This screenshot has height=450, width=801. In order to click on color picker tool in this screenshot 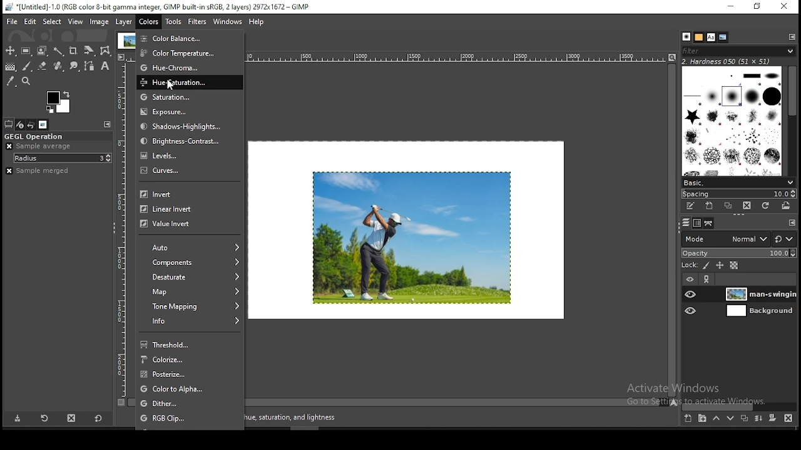, I will do `click(11, 81)`.